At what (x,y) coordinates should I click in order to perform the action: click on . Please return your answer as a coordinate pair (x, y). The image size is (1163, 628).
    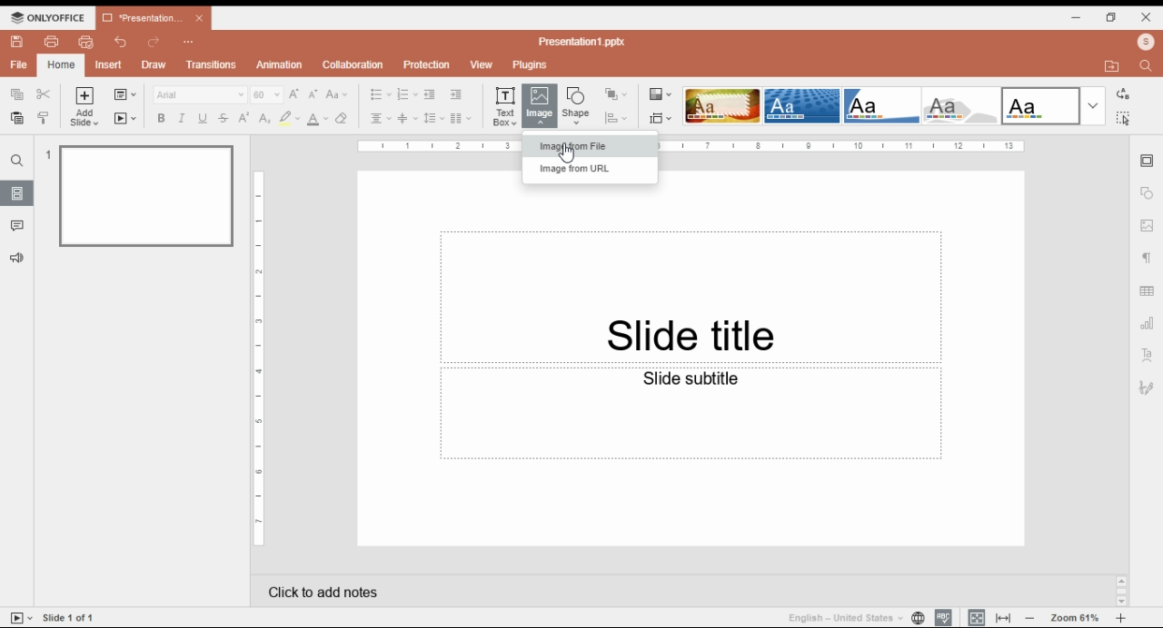
    Looking at the image, I should click on (1146, 388).